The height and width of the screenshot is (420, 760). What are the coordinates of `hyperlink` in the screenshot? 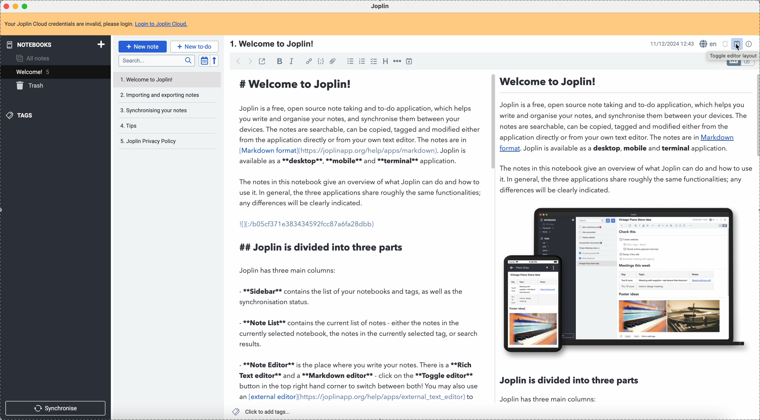 It's located at (309, 61).